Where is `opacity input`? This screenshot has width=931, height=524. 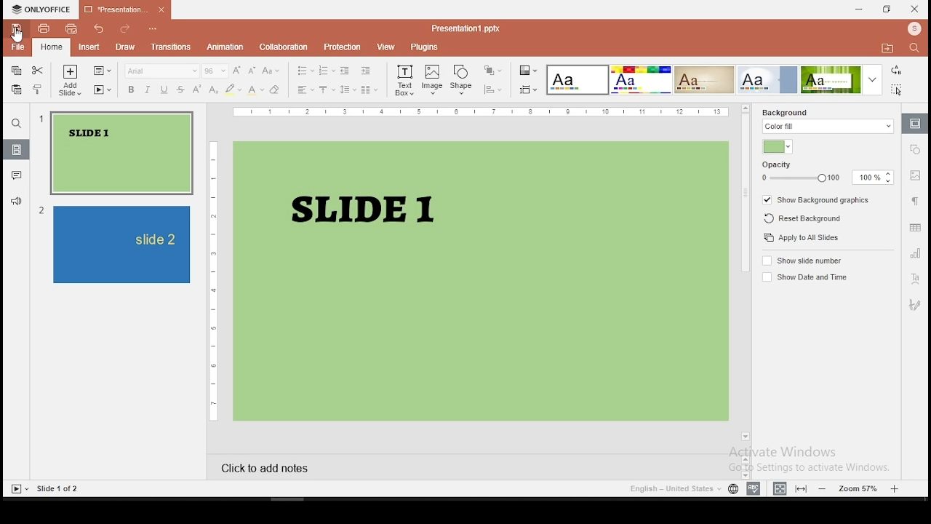 opacity input is located at coordinates (874, 178).